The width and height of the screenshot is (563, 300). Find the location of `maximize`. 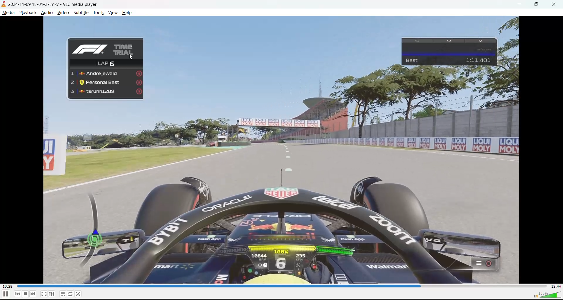

maximize is located at coordinates (537, 5).